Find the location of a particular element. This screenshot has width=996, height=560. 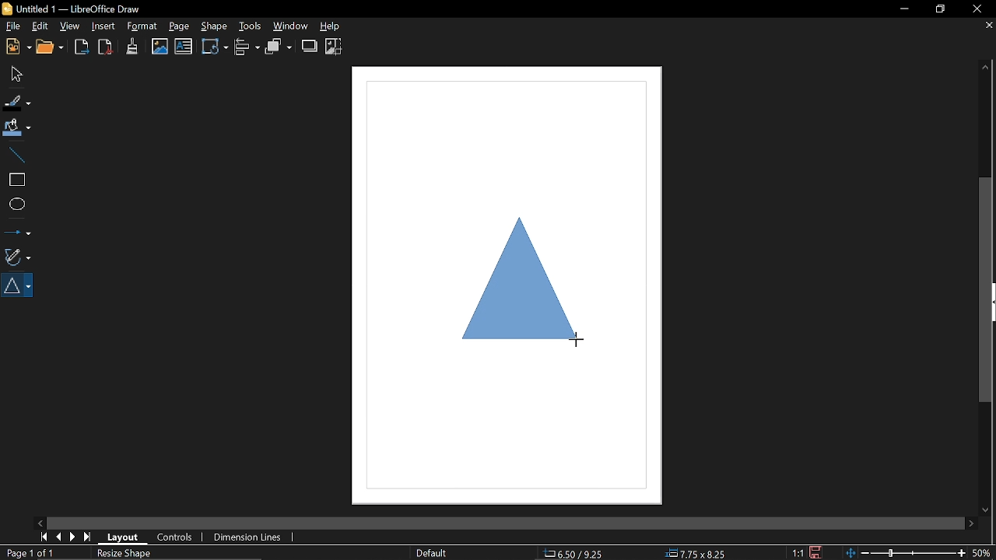

Insert is located at coordinates (103, 26).